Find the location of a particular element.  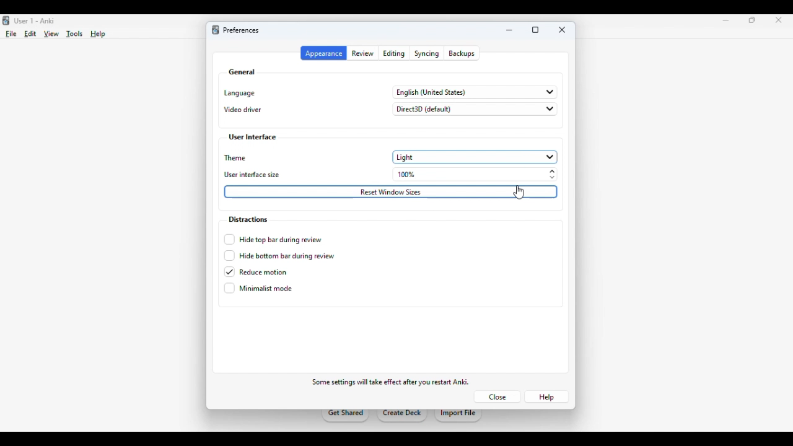

english (United States) is located at coordinates (476, 92).